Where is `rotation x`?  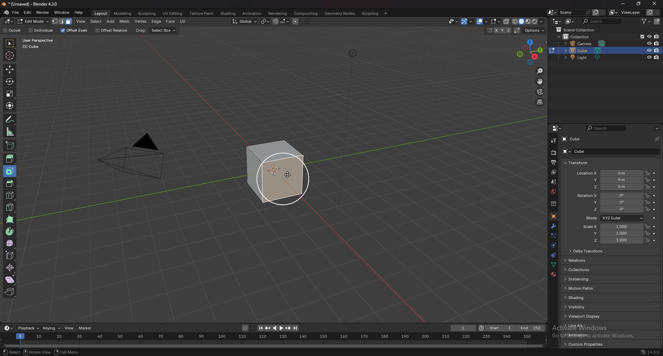 rotation x is located at coordinates (609, 196).